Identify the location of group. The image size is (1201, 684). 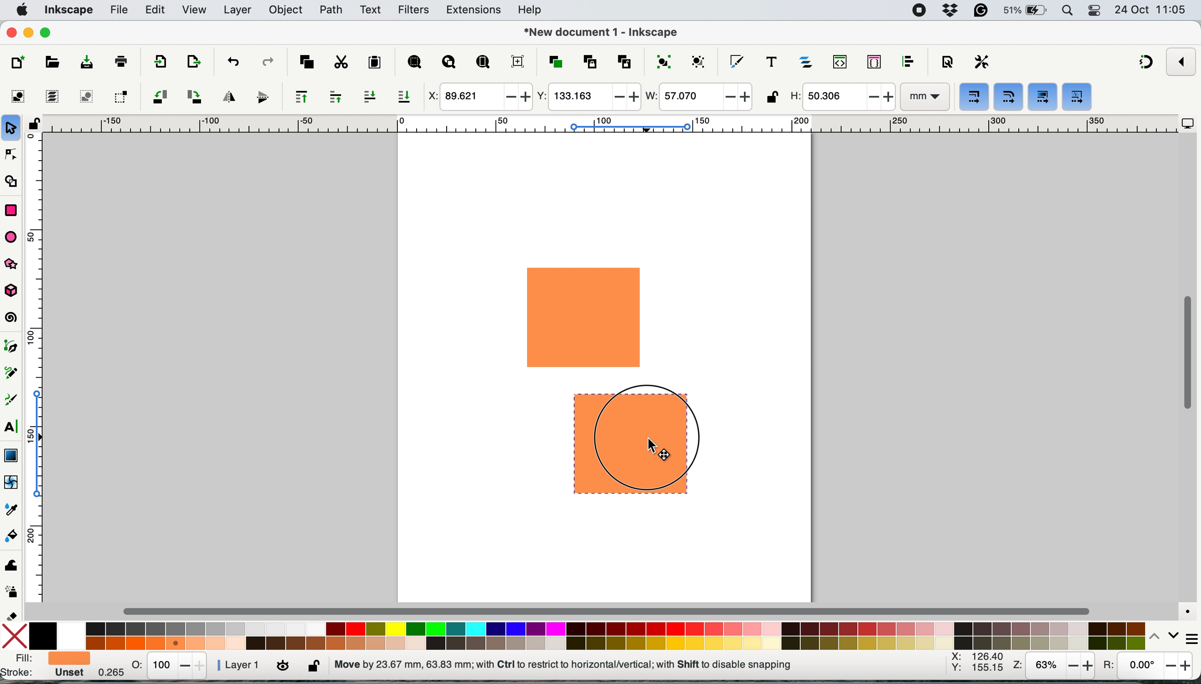
(662, 61).